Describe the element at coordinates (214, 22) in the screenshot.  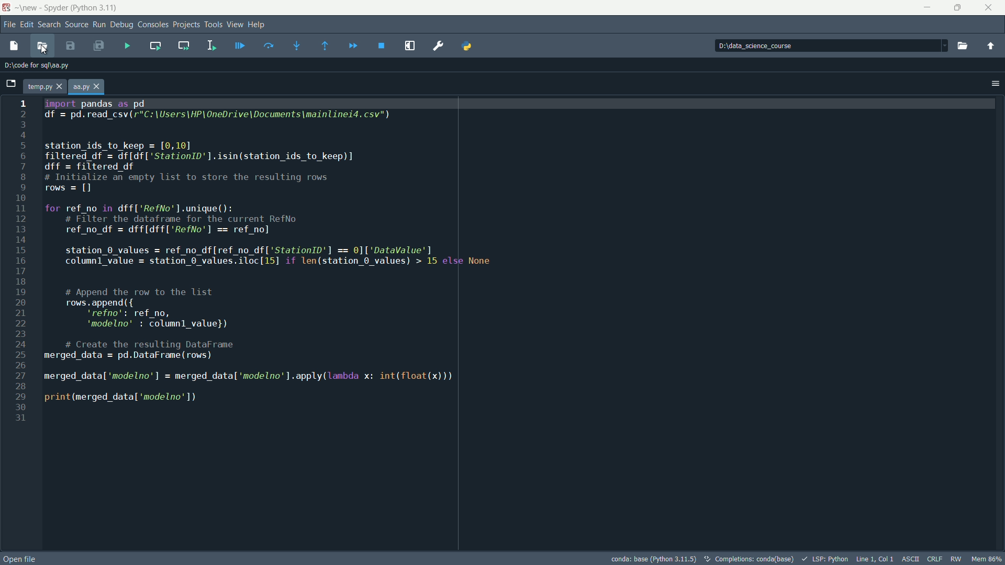
I see `Tools menu` at that location.